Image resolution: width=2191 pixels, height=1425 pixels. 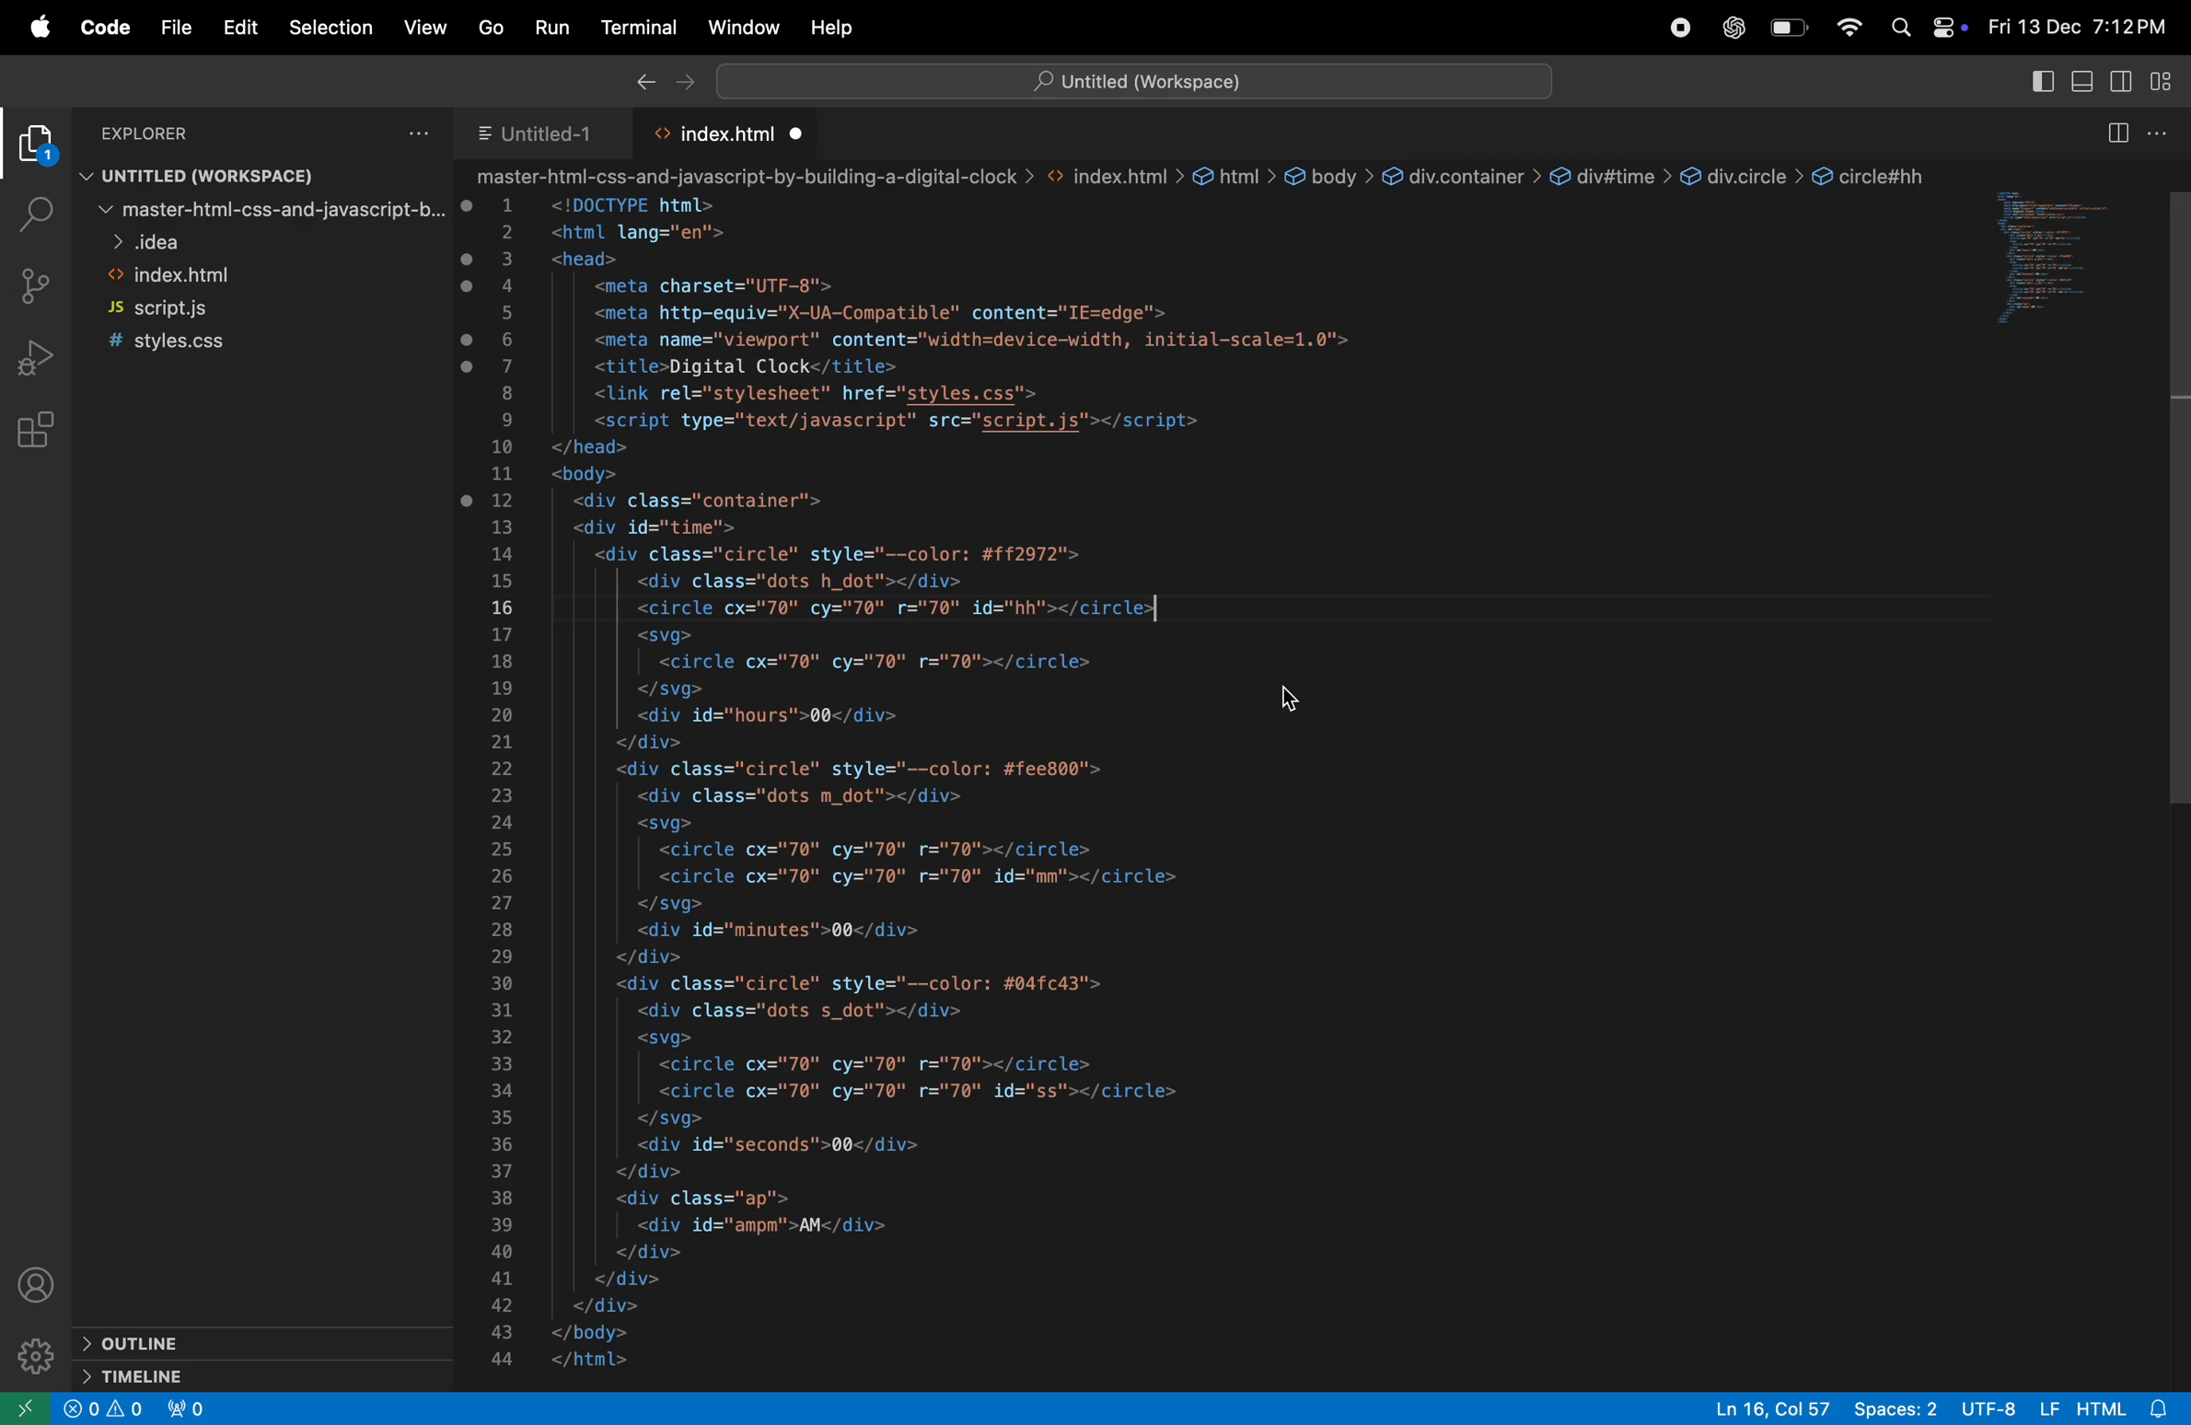 I want to click on edit, so click(x=241, y=26).